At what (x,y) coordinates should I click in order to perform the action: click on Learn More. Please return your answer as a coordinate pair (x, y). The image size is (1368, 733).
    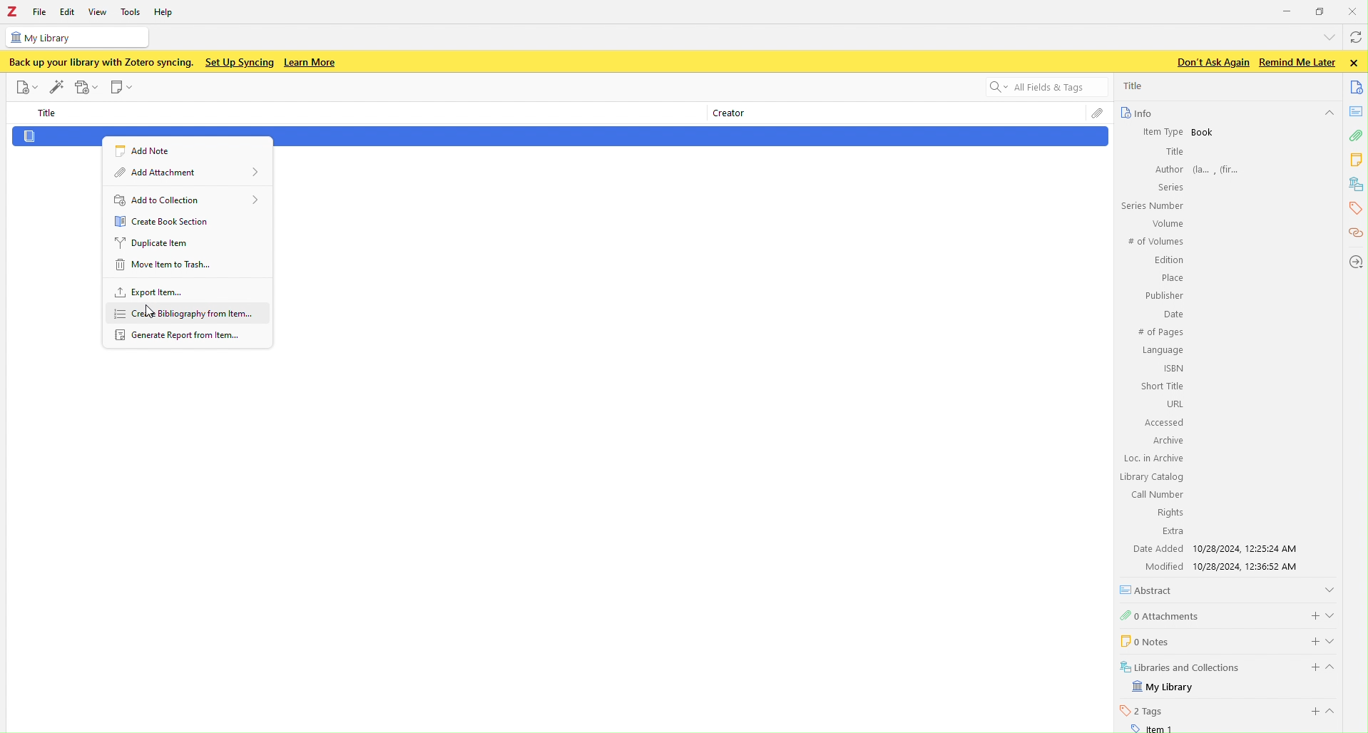
    Looking at the image, I should click on (312, 63).